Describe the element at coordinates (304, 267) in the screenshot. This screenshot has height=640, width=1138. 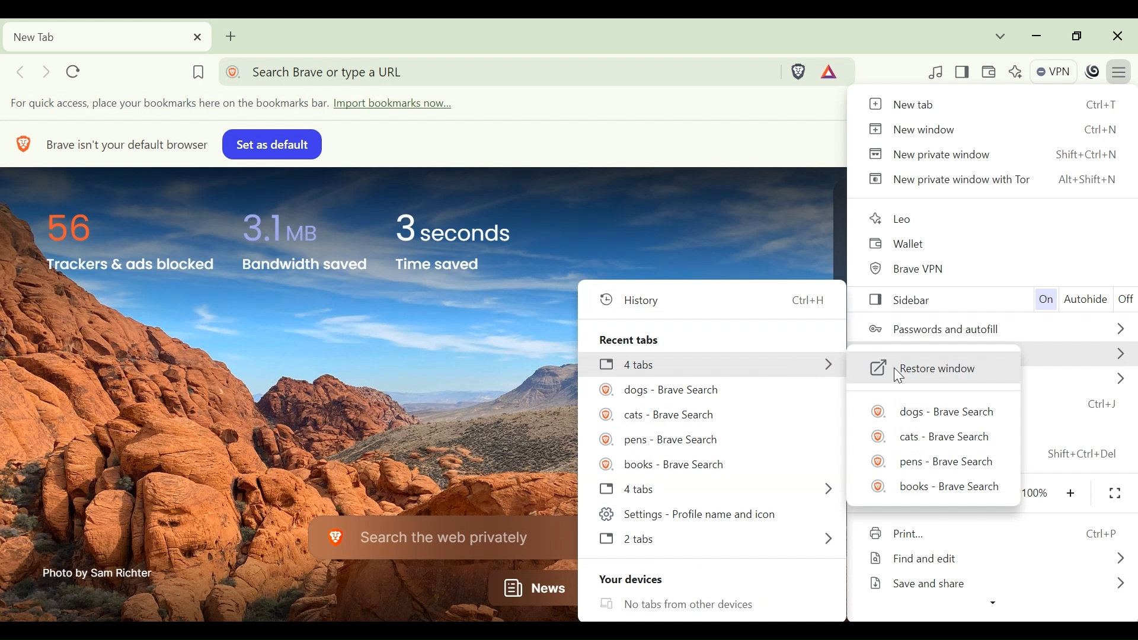
I see `Bandwidth saved` at that location.